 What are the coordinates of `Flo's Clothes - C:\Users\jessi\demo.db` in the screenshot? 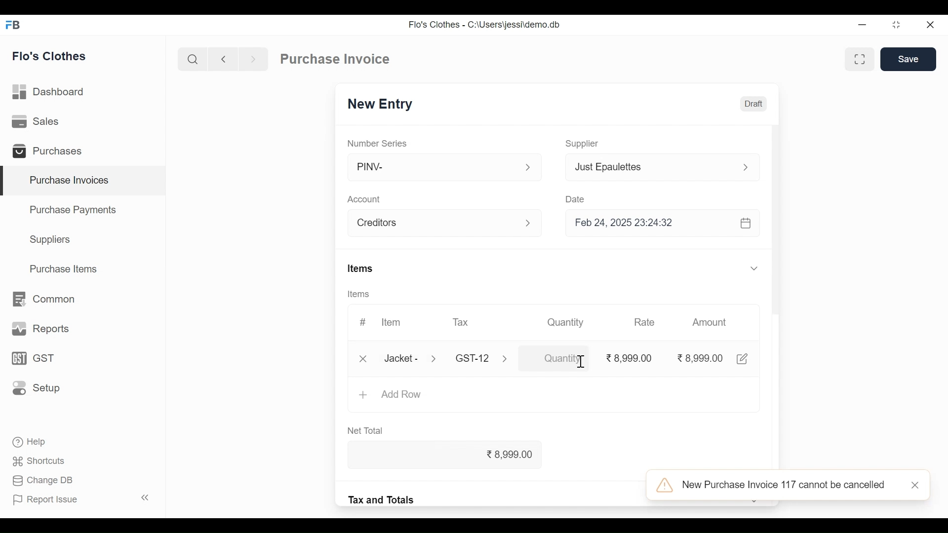 It's located at (486, 24).